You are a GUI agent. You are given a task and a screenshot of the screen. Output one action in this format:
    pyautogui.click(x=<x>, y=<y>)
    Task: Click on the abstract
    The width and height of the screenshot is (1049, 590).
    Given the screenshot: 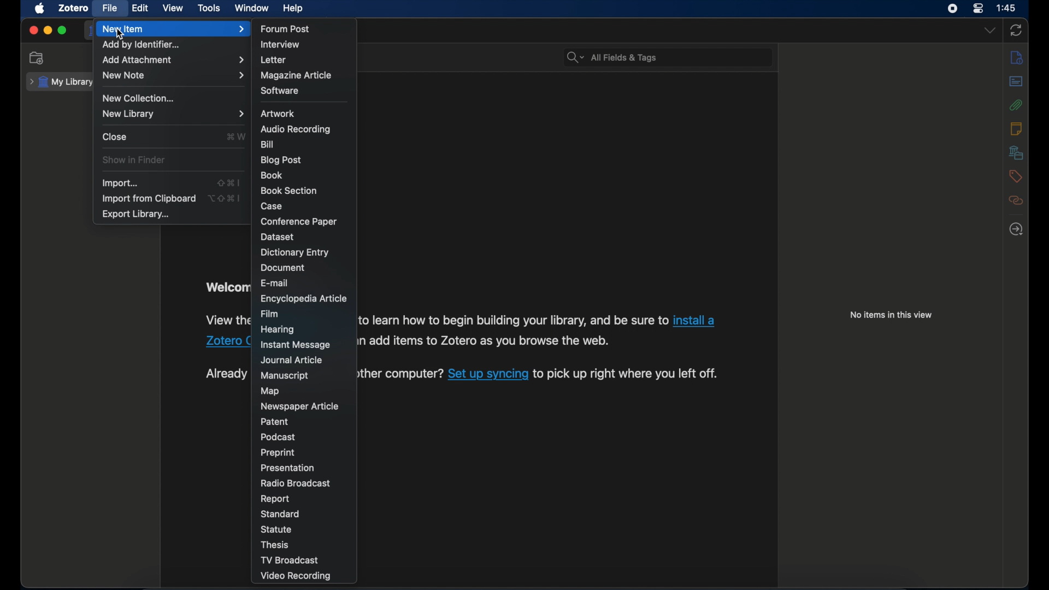 What is the action you would take?
    pyautogui.click(x=1016, y=81)
    